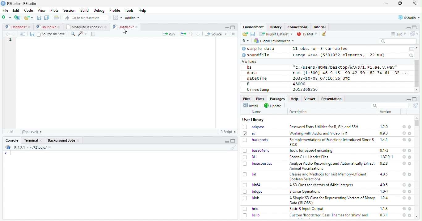  I want to click on bioacoustics, so click(258, 163).